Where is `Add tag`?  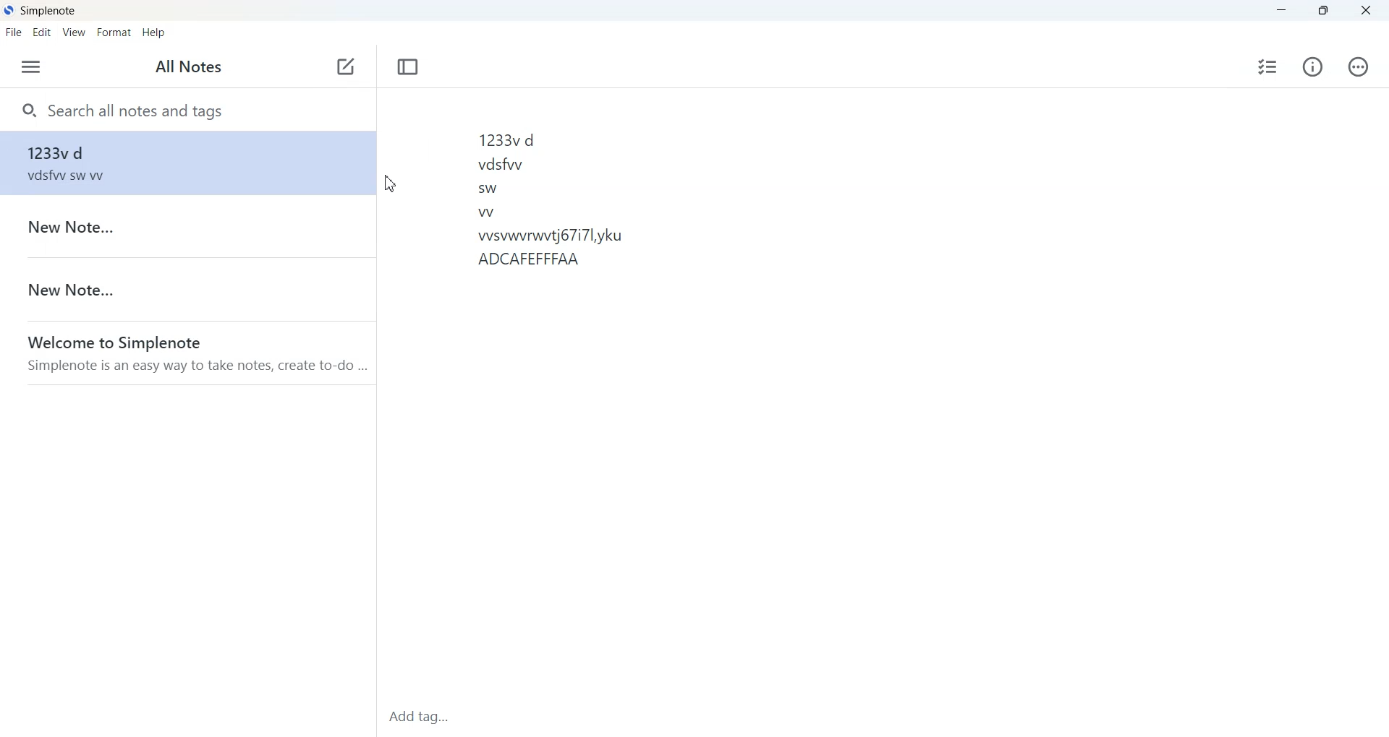
Add tag is located at coordinates (464, 717).